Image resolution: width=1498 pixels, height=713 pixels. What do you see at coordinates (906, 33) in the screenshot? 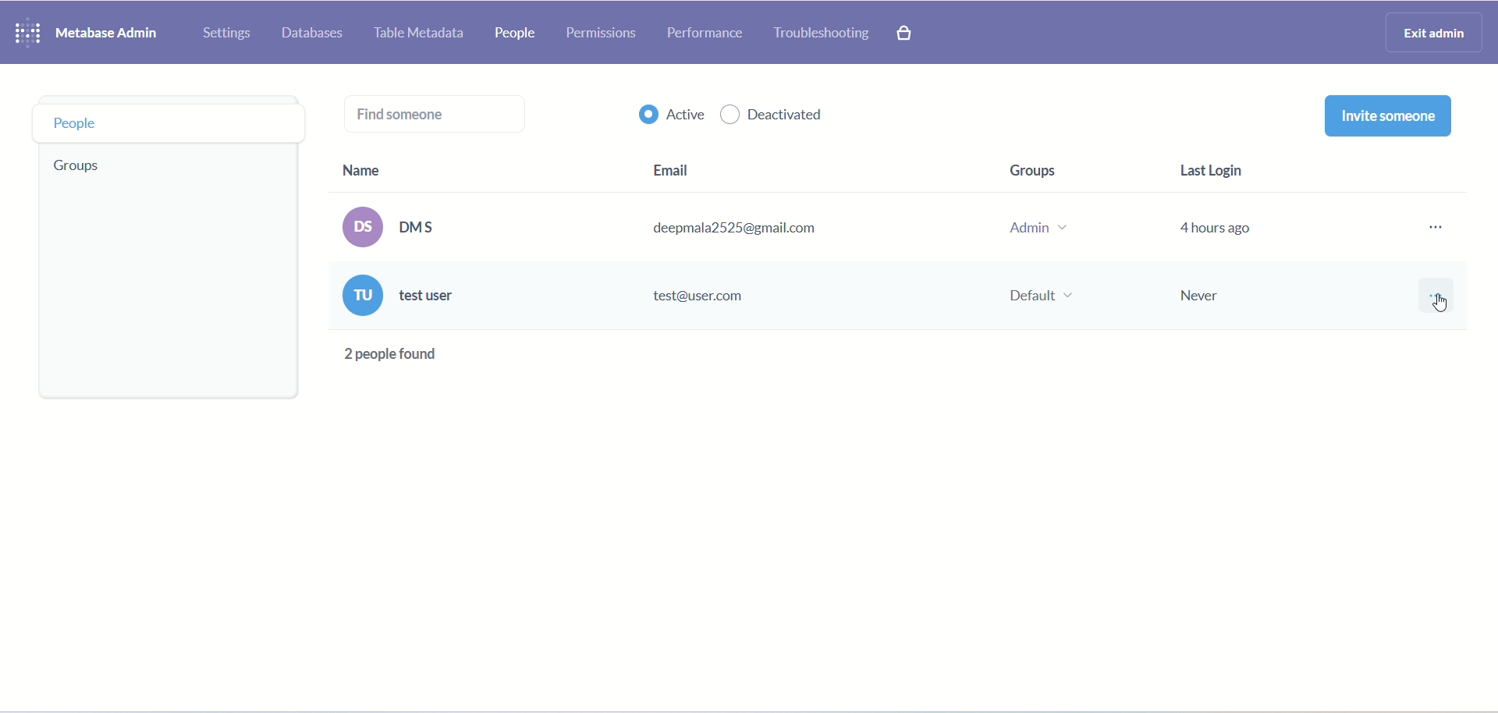
I see `paid features` at bounding box center [906, 33].